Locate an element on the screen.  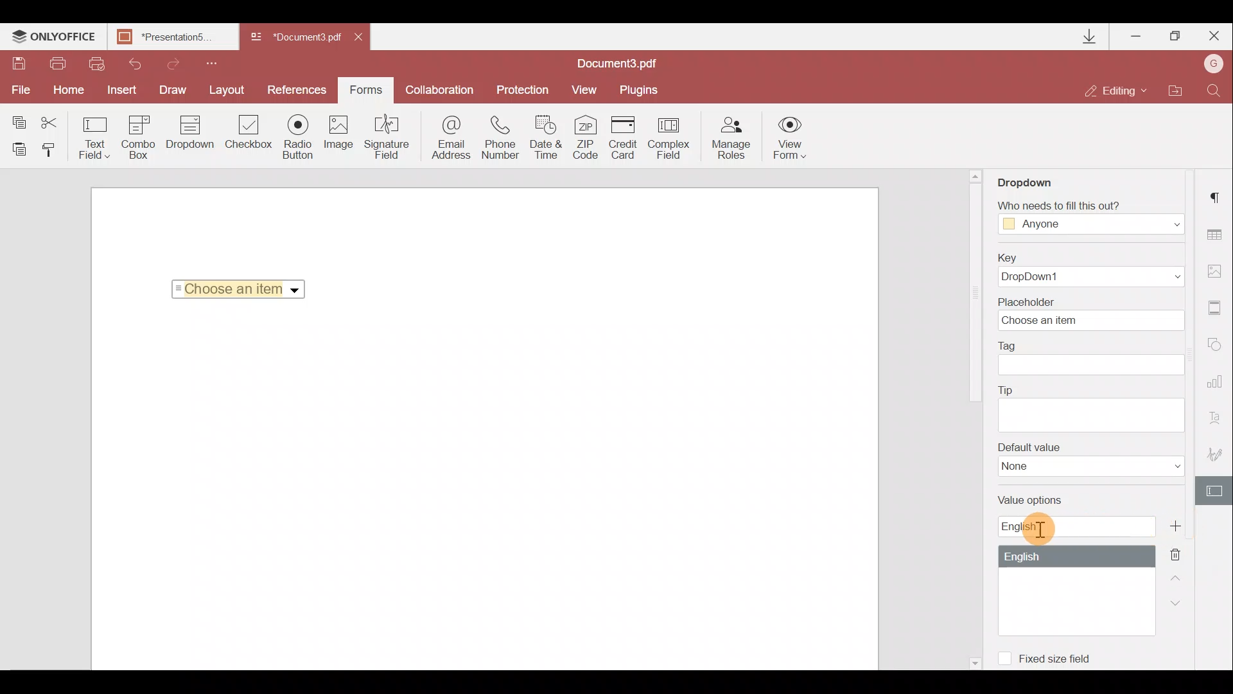
Add new value is located at coordinates (1180, 526).